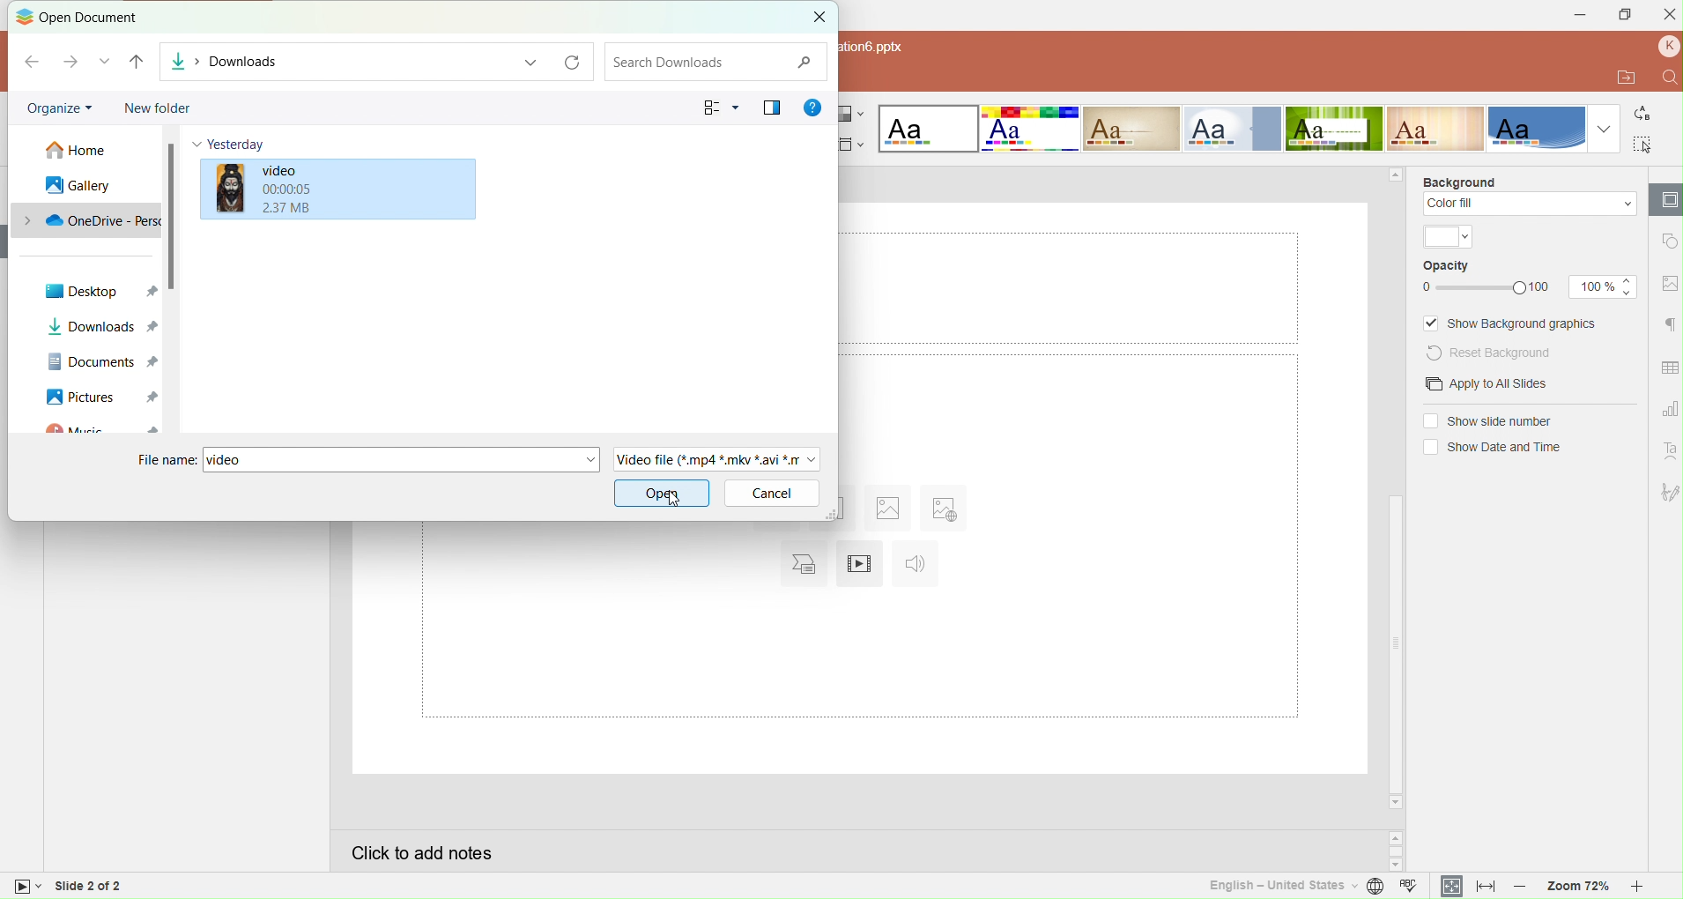 The width and height of the screenshot is (1683, 899). Describe the element at coordinates (1626, 78) in the screenshot. I see `Open file location` at that location.